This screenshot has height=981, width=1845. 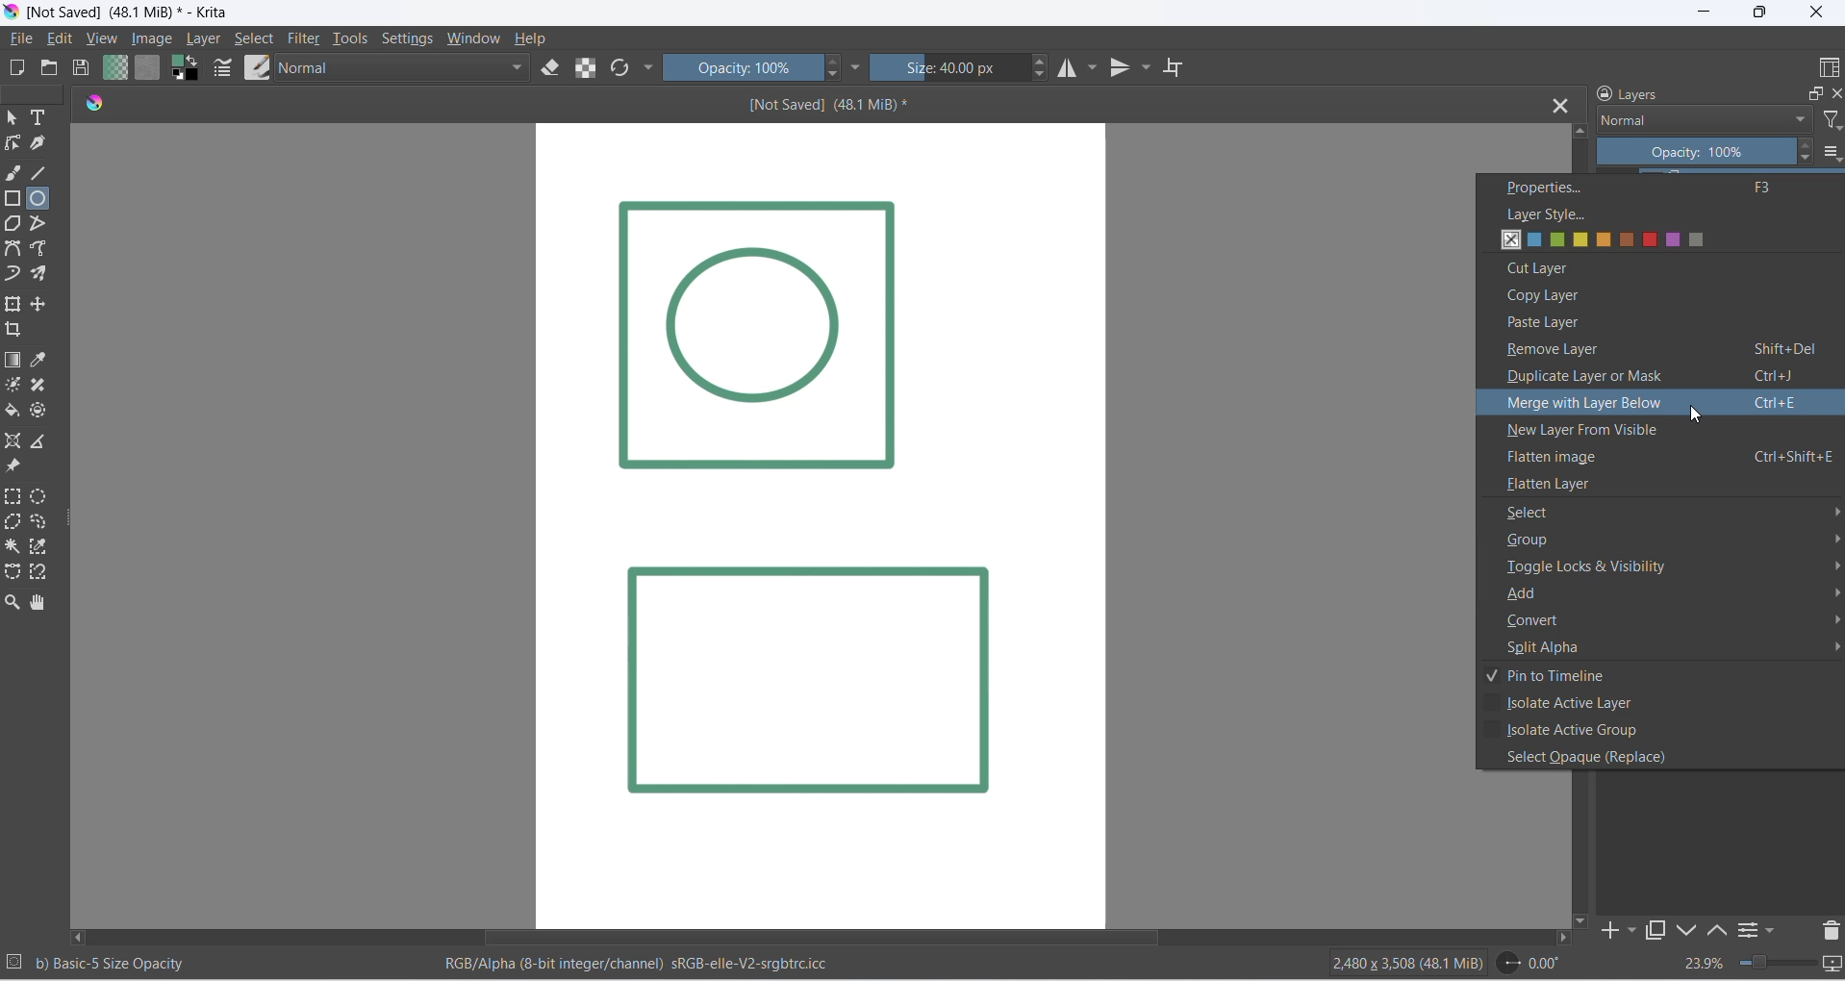 What do you see at coordinates (13, 146) in the screenshot?
I see `edit shapes tool` at bounding box center [13, 146].